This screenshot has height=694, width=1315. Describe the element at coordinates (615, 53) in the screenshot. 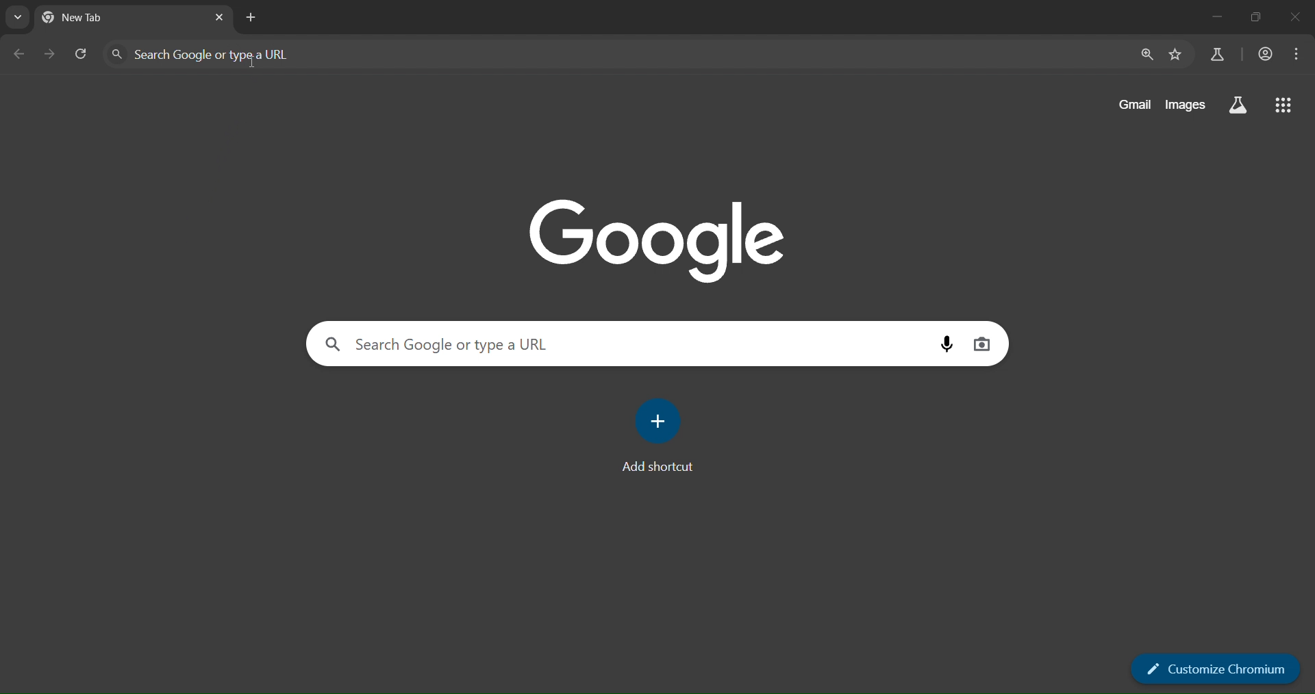

I see `Search Google or type a URL` at that location.